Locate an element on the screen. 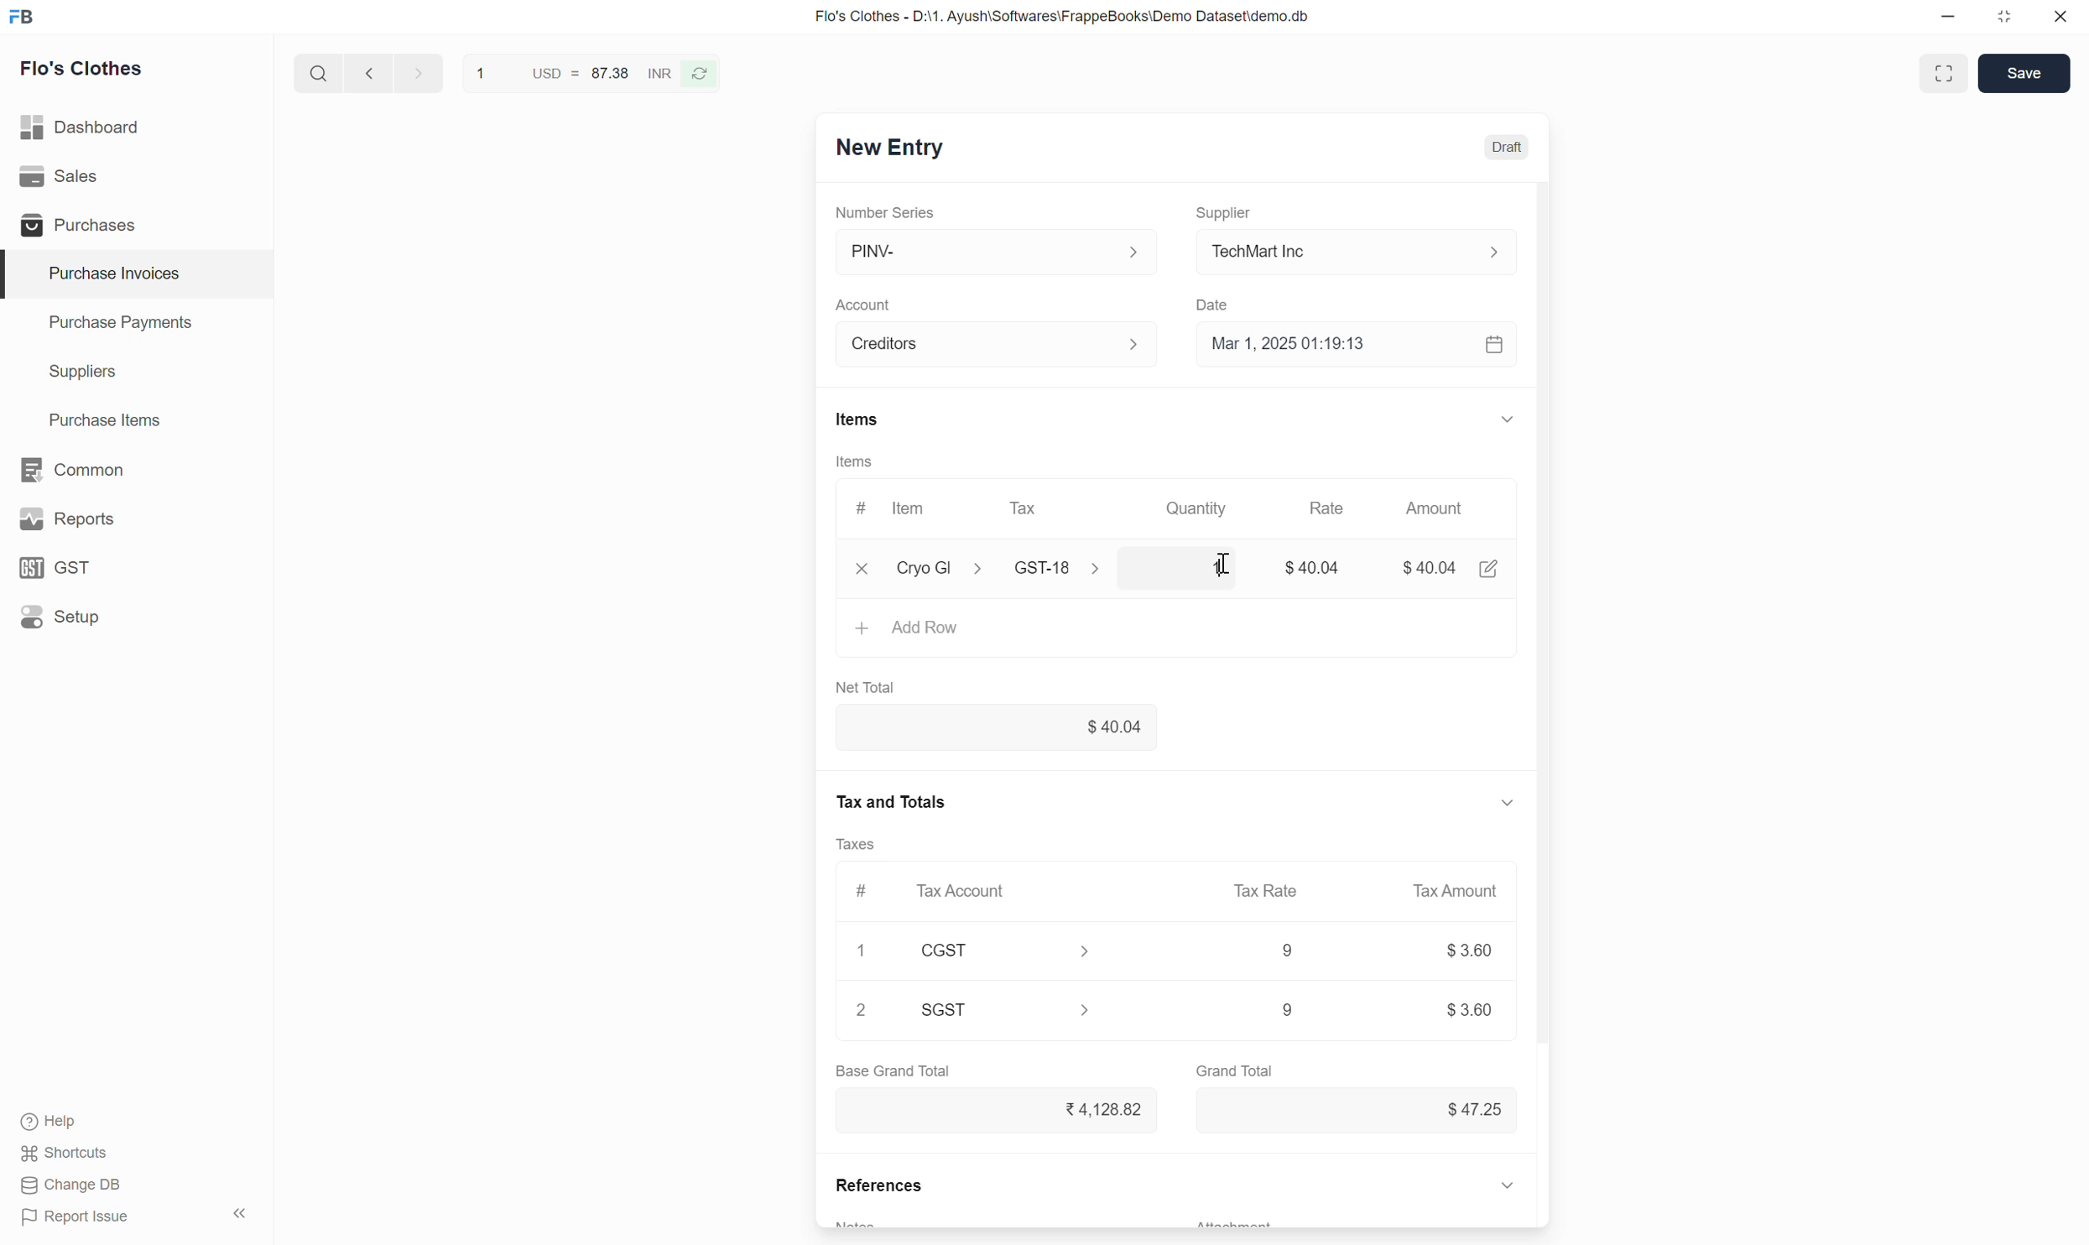 Image resolution: width=2089 pixels, height=1245 pixels. Shortcuts is located at coordinates (66, 1155).